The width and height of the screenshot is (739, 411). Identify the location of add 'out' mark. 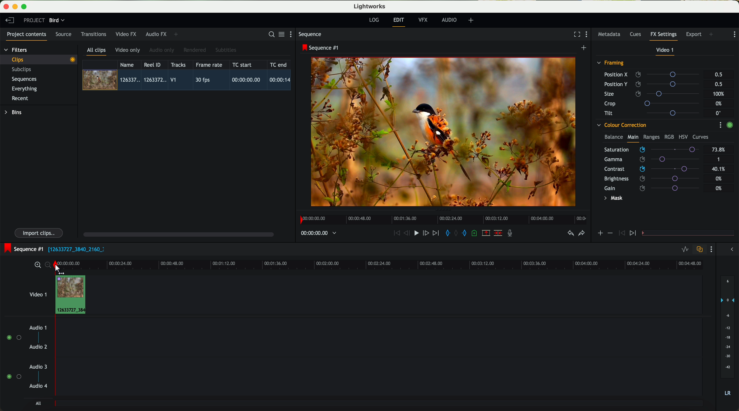
(467, 233).